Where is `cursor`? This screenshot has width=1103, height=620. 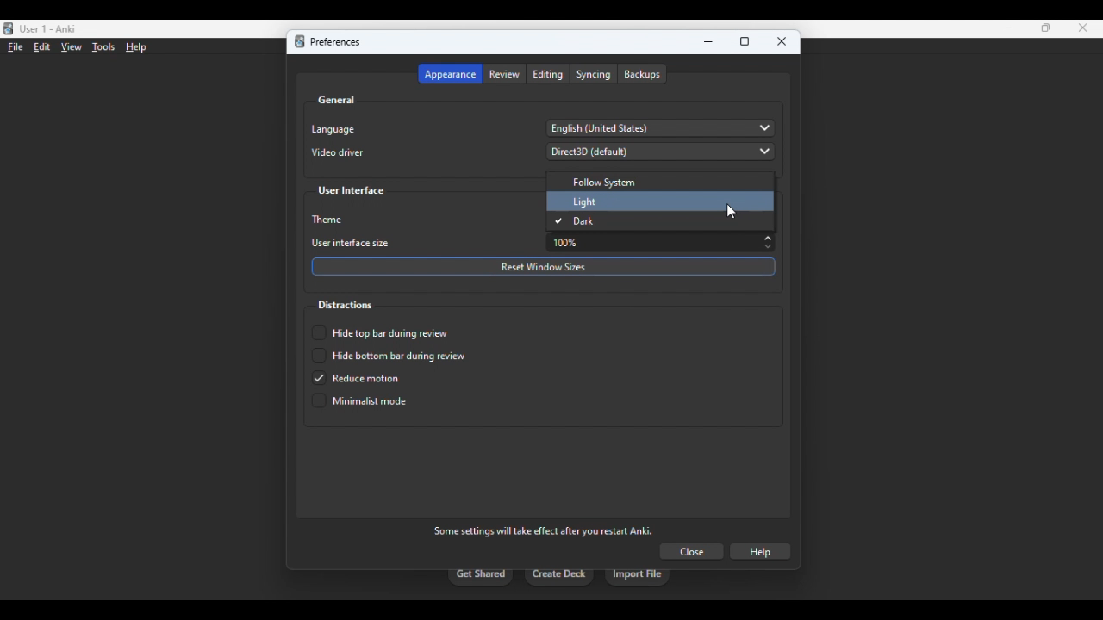
cursor is located at coordinates (731, 212).